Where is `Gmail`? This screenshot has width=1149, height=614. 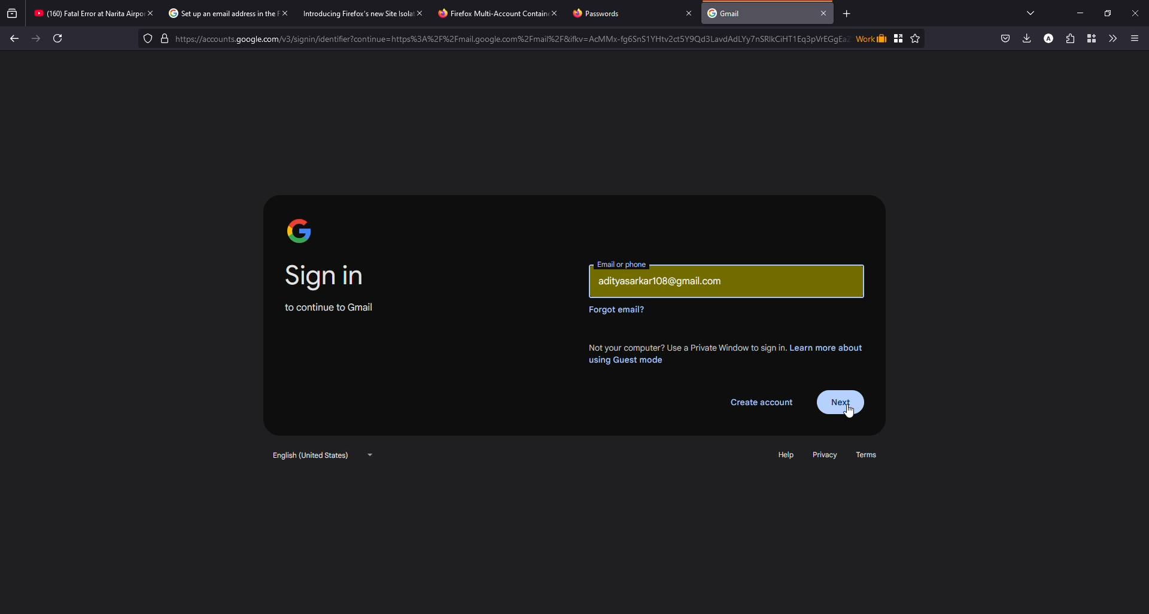 Gmail is located at coordinates (728, 13).